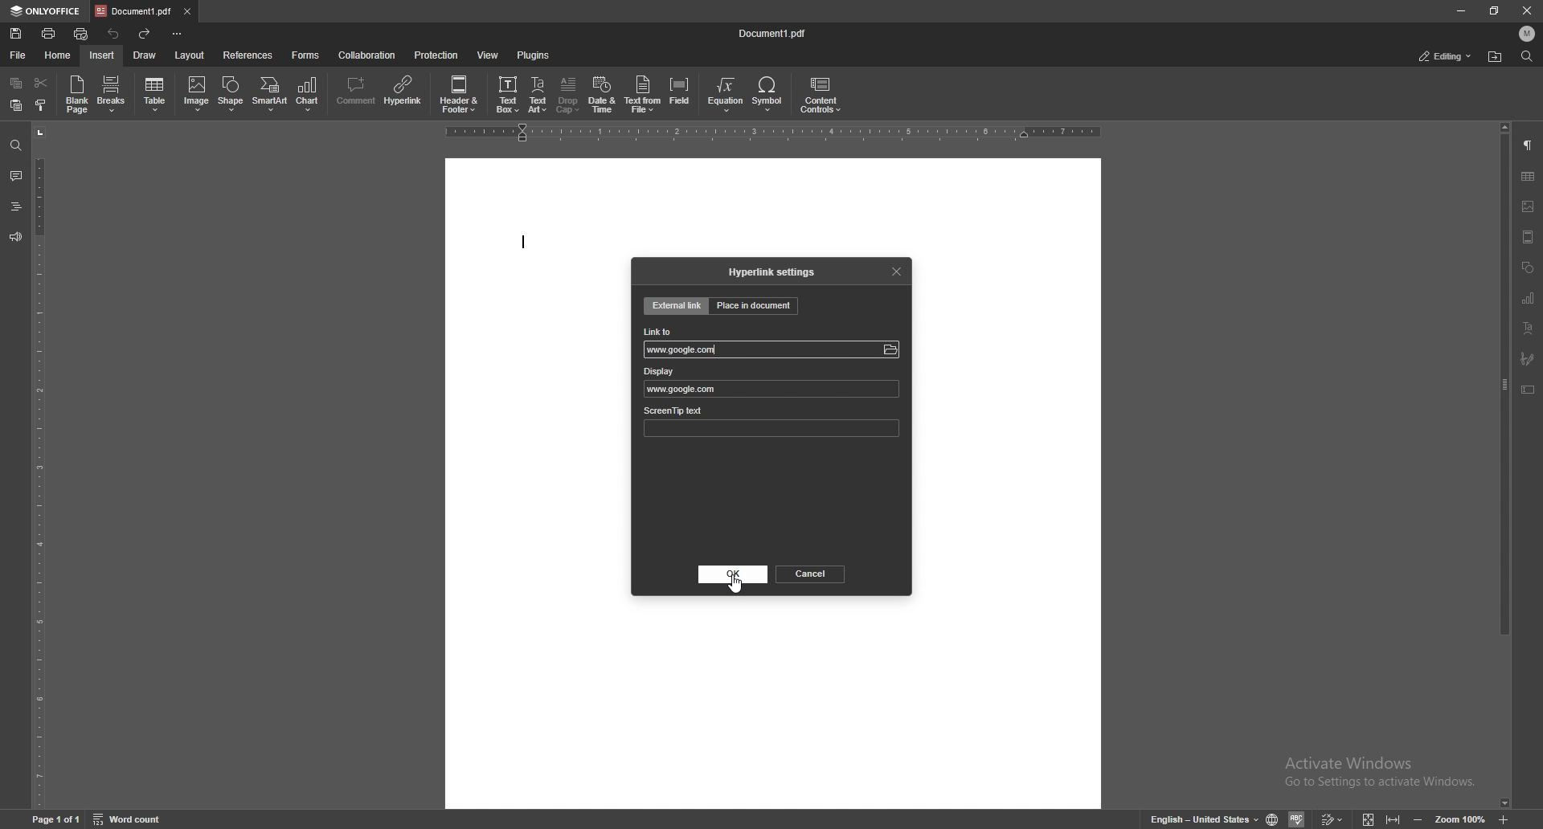  Describe the element at coordinates (404, 92) in the screenshot. I see `hyperlink` at that location.